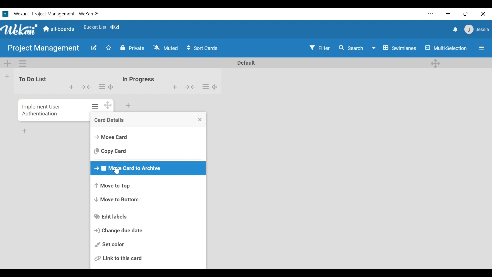 The height and width of the screenshot is (277, 492). Describe the element at coordinates (44, 48) in the screenshot. I see `Board Name` at that location.